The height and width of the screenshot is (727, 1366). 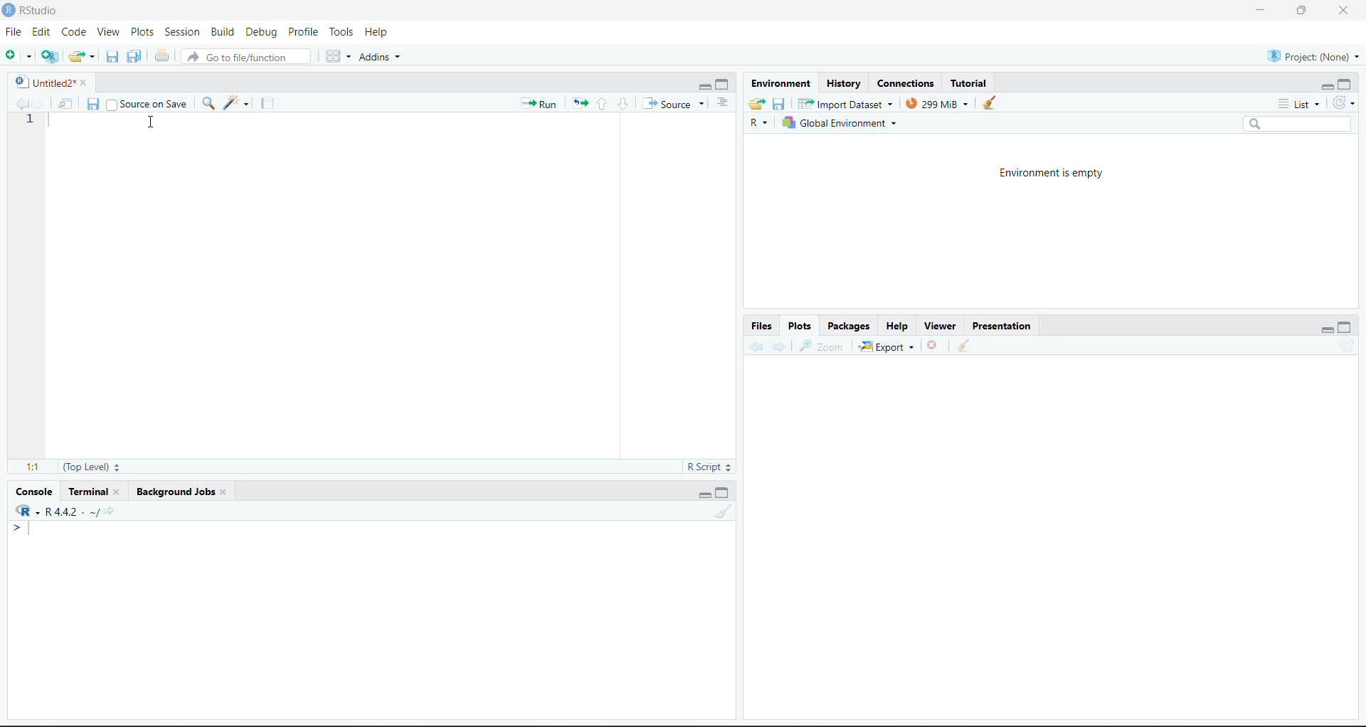 I want to click on go to next section/chunk, so click(x=624, y=105).